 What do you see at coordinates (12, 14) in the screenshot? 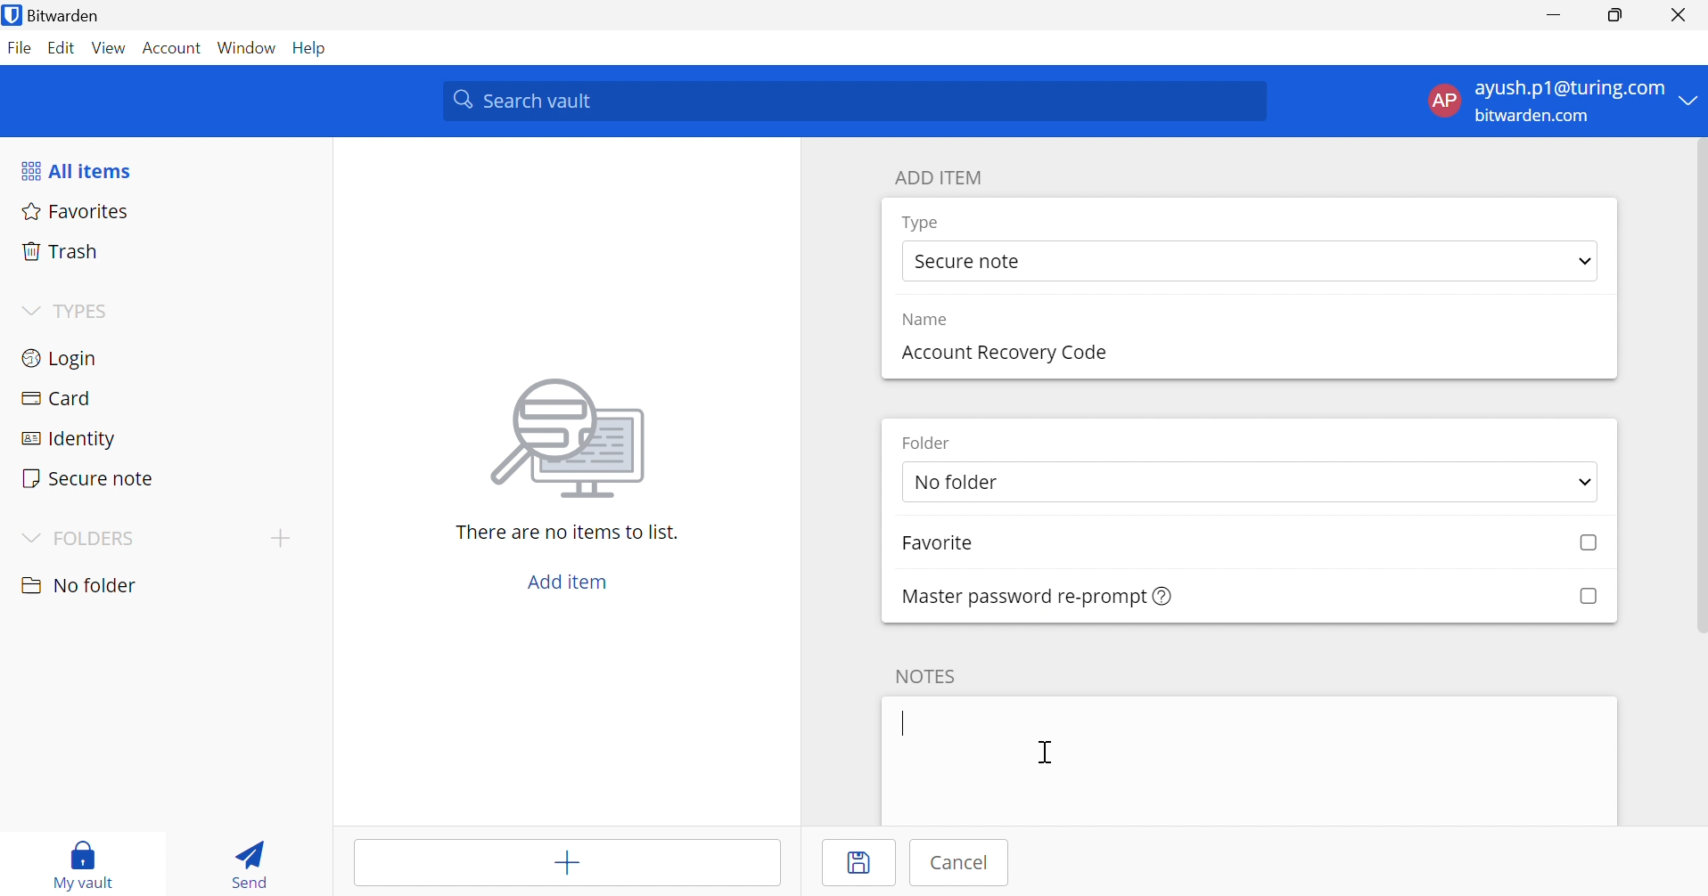
I see `bitwarden logo` at bounding box center [12, 14].